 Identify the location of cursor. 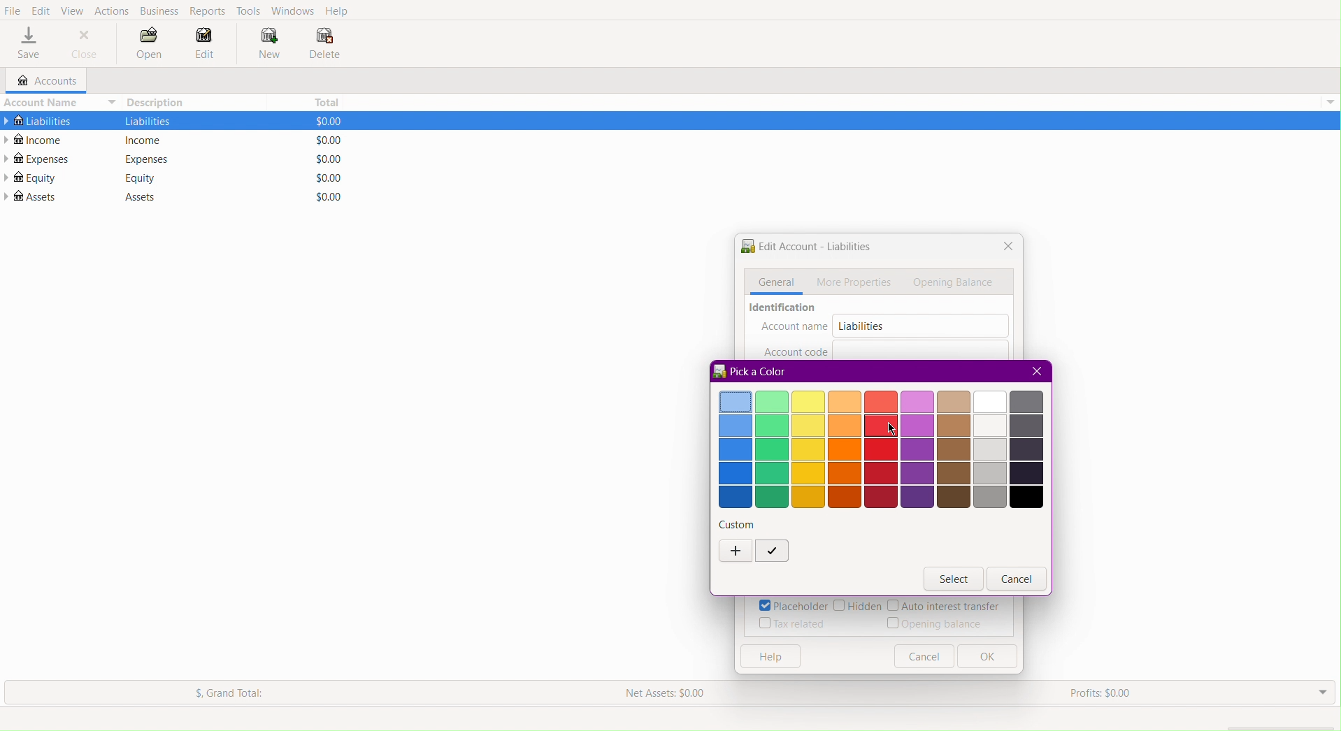
(889, 430).